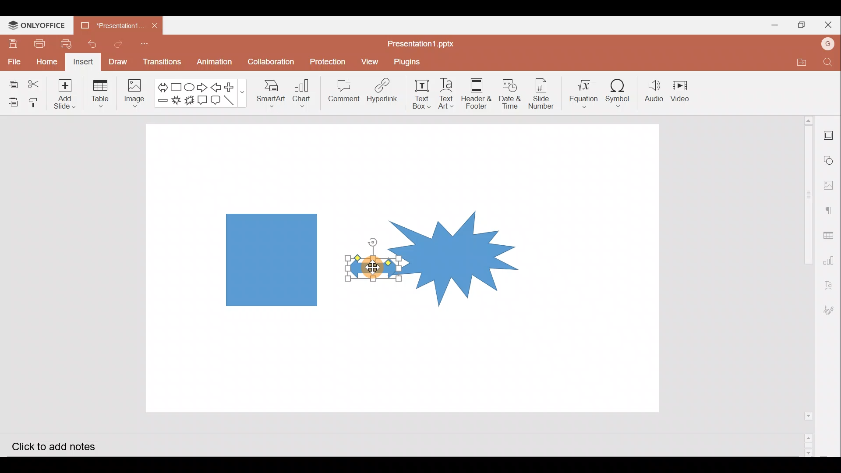 The image size is (841, 473). What do you see at coordinates (581, 92) in the screenshot?
I see `Equation` at bounding box center [581, 92].